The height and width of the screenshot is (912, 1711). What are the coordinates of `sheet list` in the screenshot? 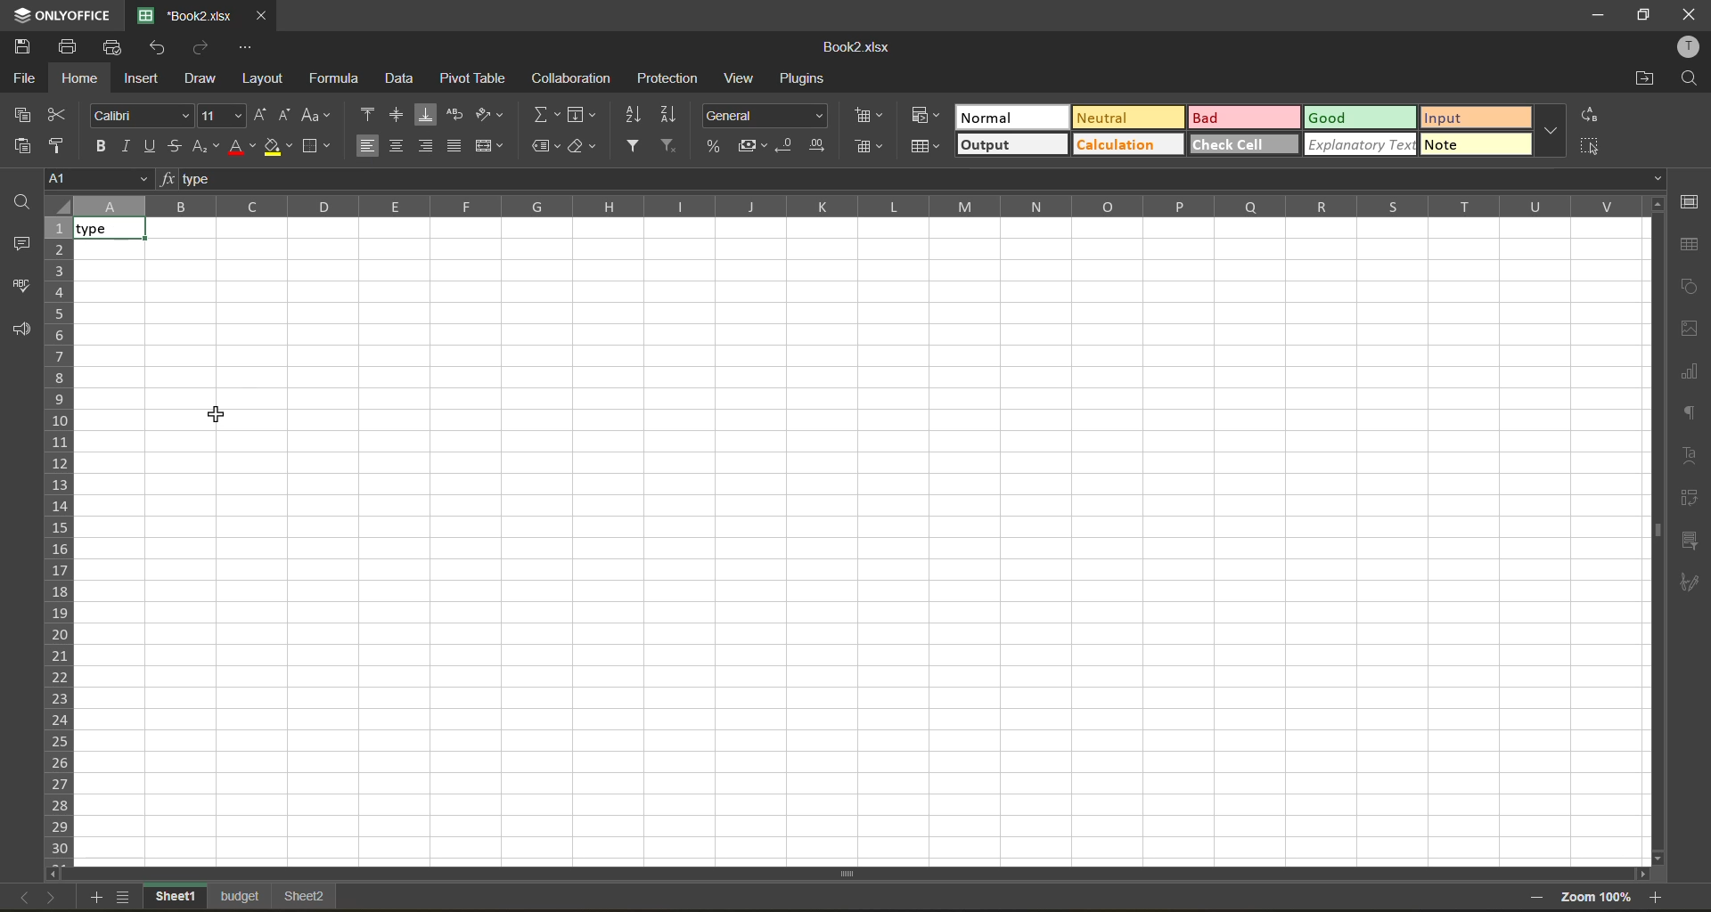 It's located at (122, 899).